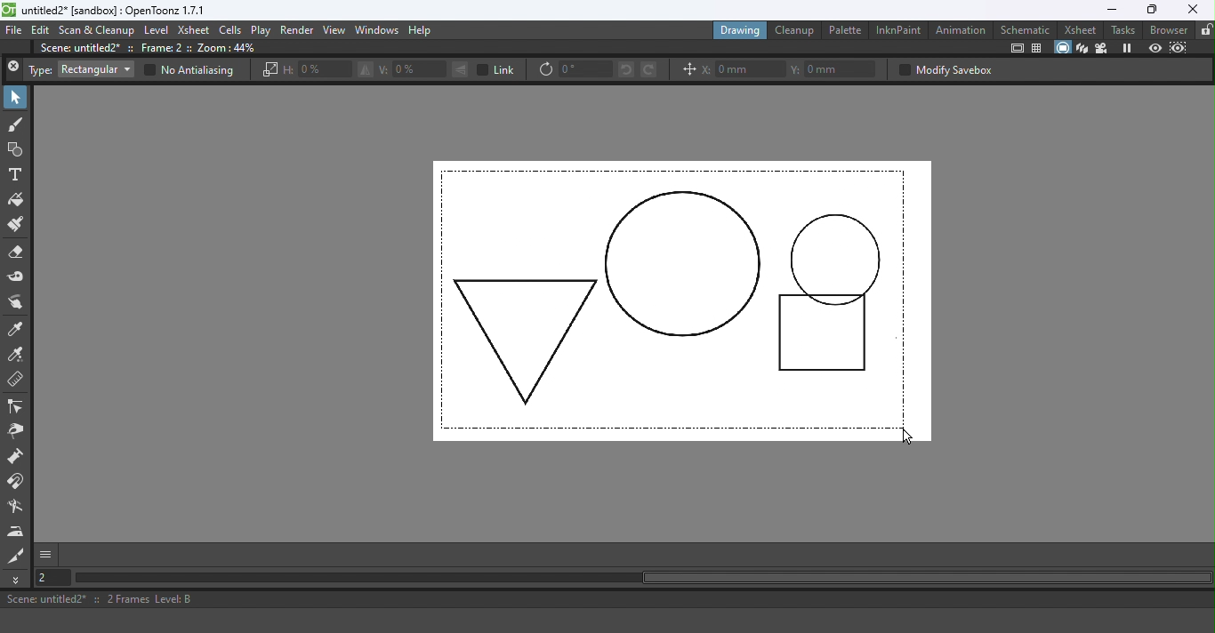 The height and width of the screenshot is (633, 1215). I want to click on X: 0mm, so click(743, 69).